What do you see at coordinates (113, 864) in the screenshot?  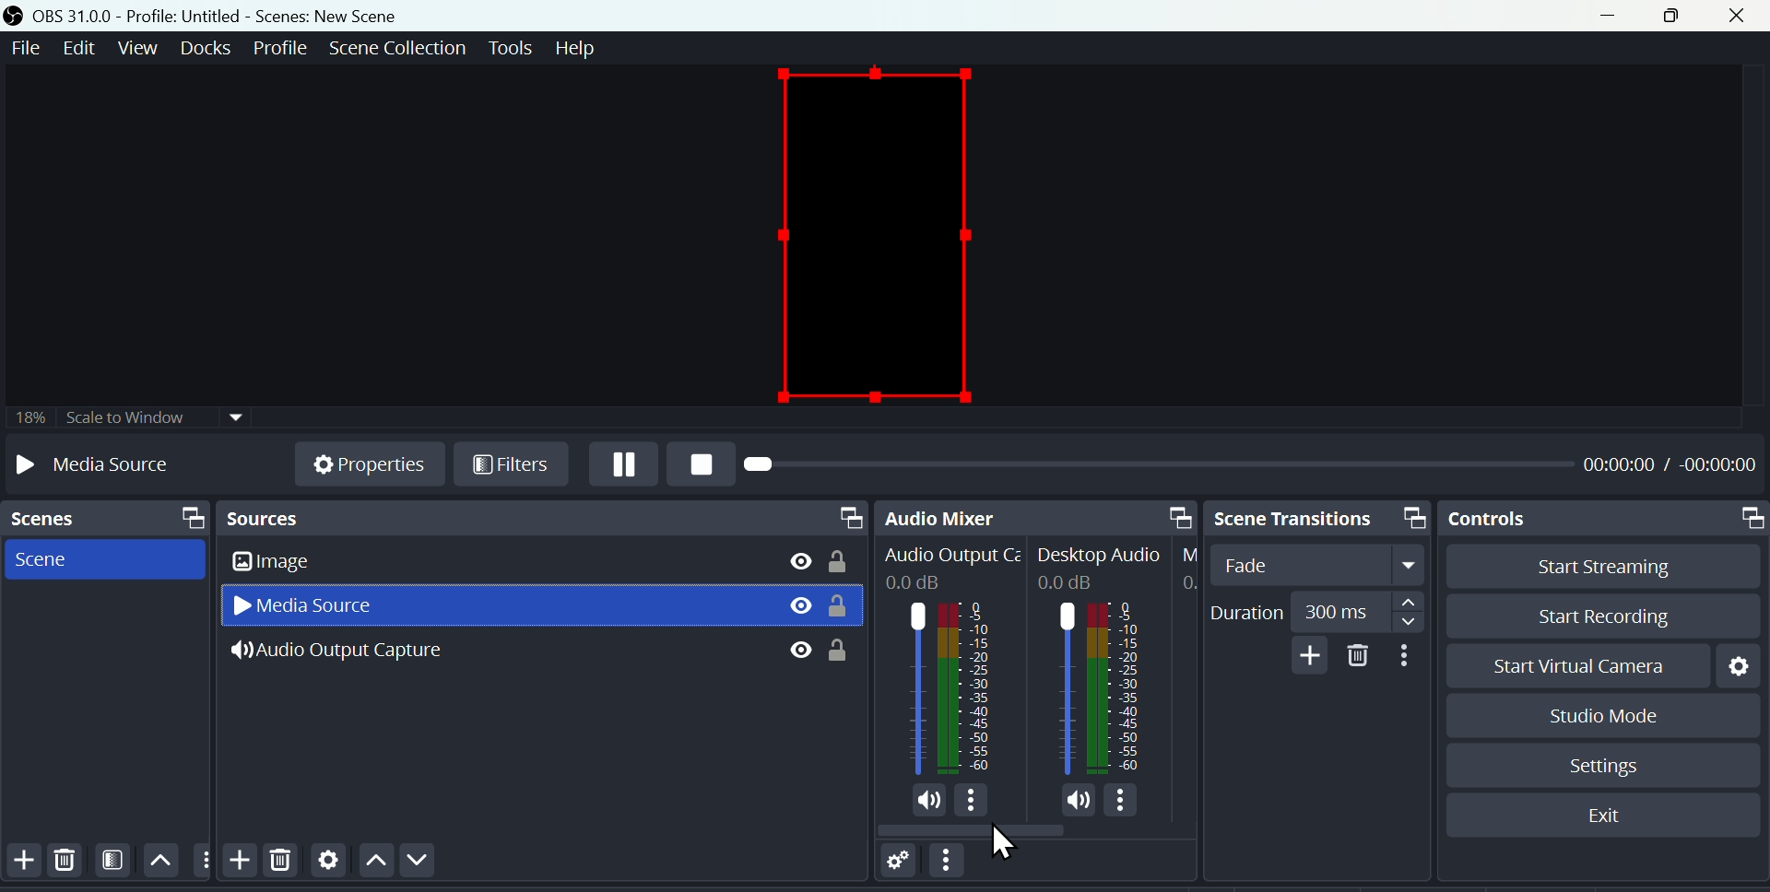 I see `Filtering` at bounding box center [113, 864].